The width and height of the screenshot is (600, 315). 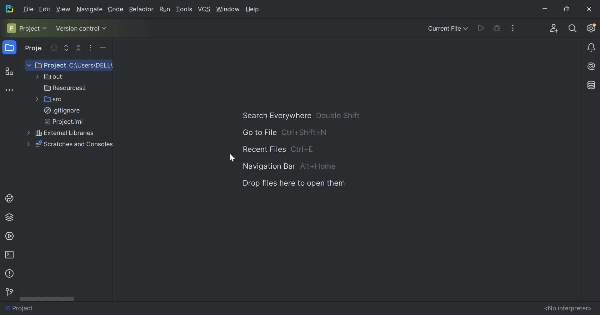 I want to click on Current File, so click(x=444, y=29).